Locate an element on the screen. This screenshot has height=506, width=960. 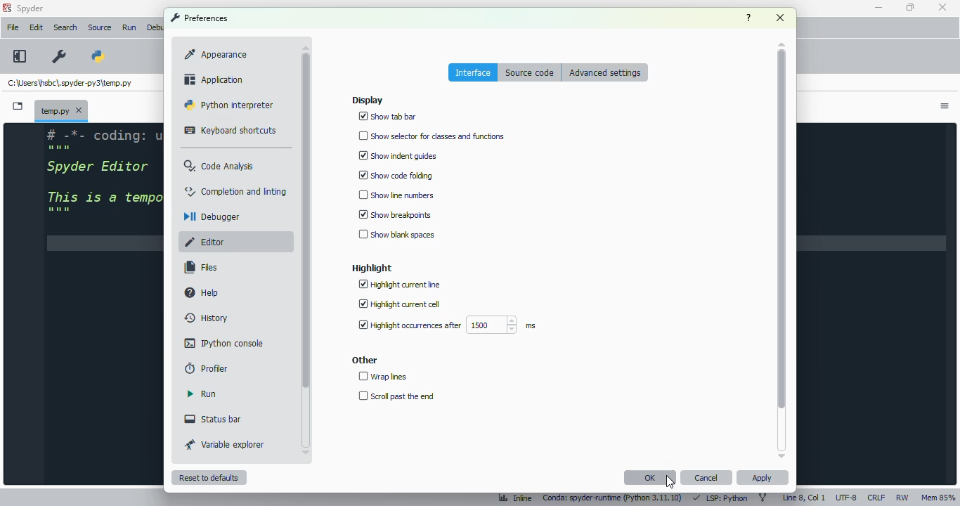
show code folding is located at coordinates (395, 176).